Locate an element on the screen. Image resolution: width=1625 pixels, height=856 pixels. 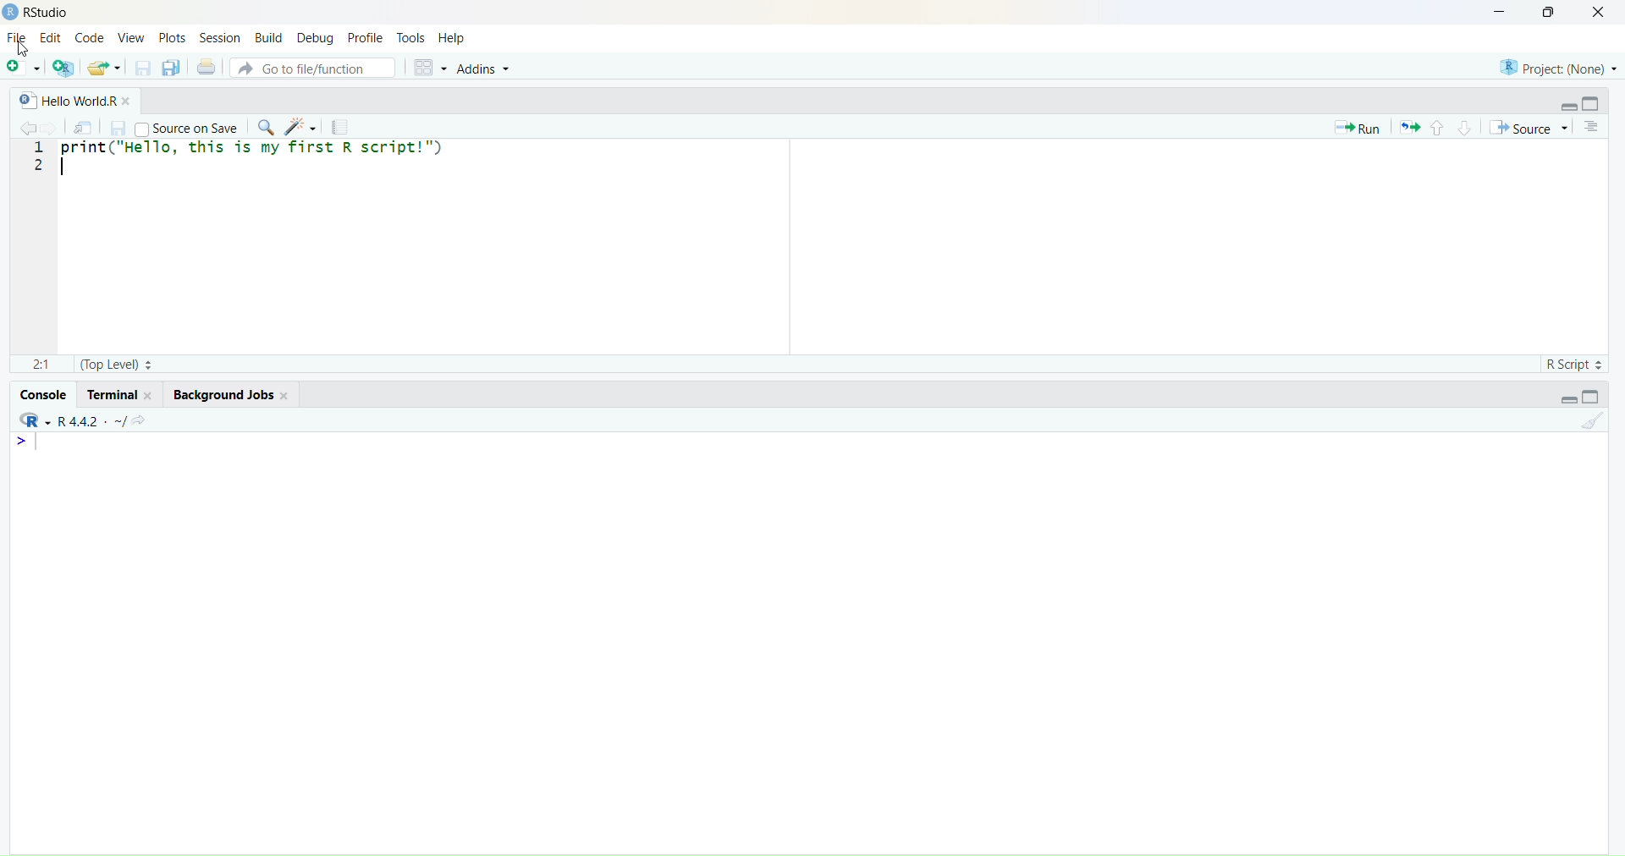
Plots is located at coordinates (171, 37).